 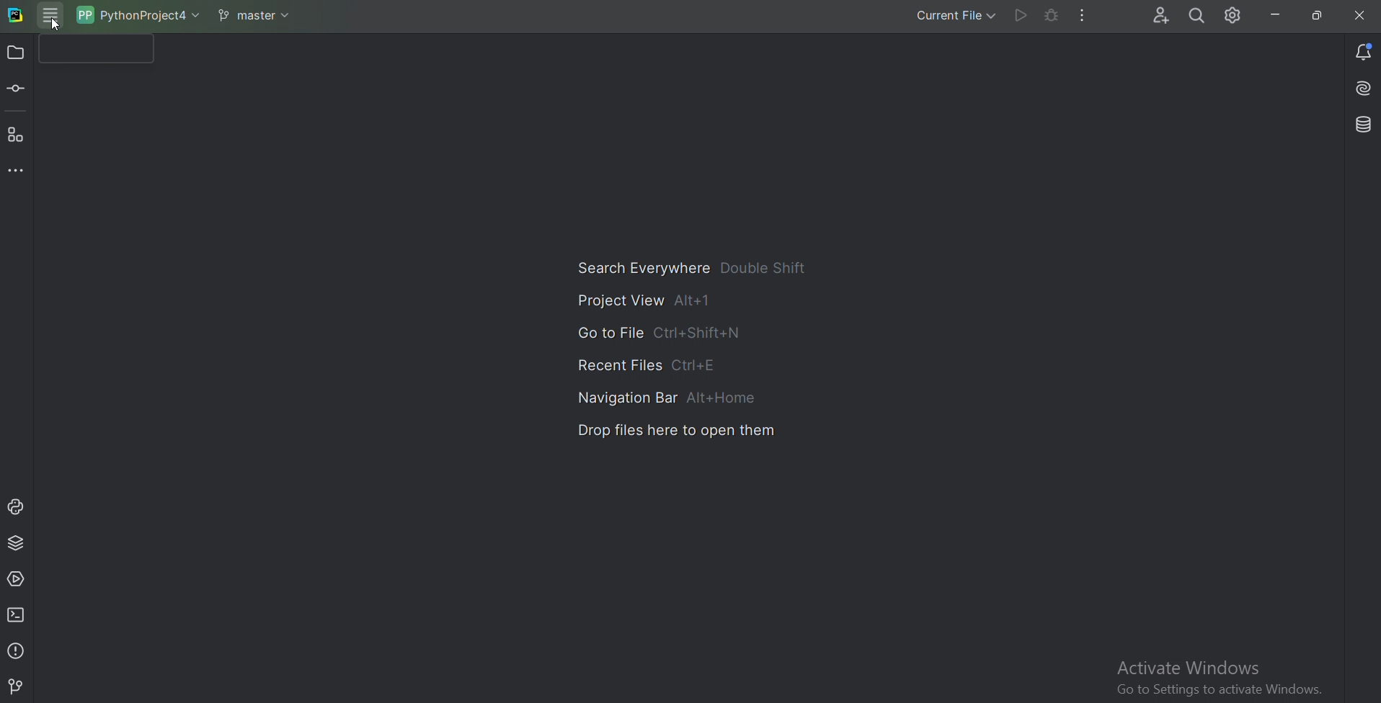 I want to click on Minimize, so click(x=1277, y=14).